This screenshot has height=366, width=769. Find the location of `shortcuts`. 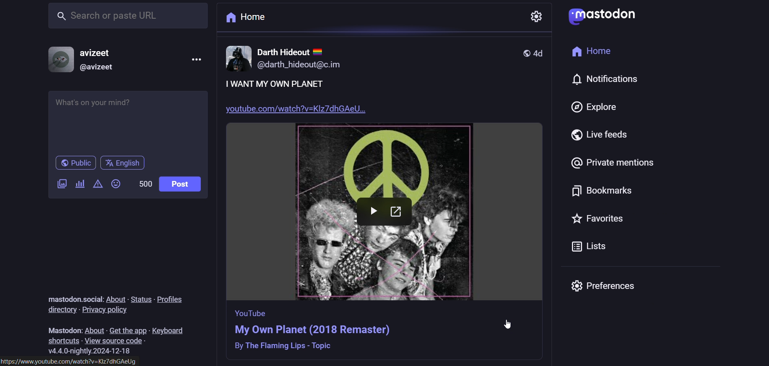

shortcuts is located at coordinates (60, 340).